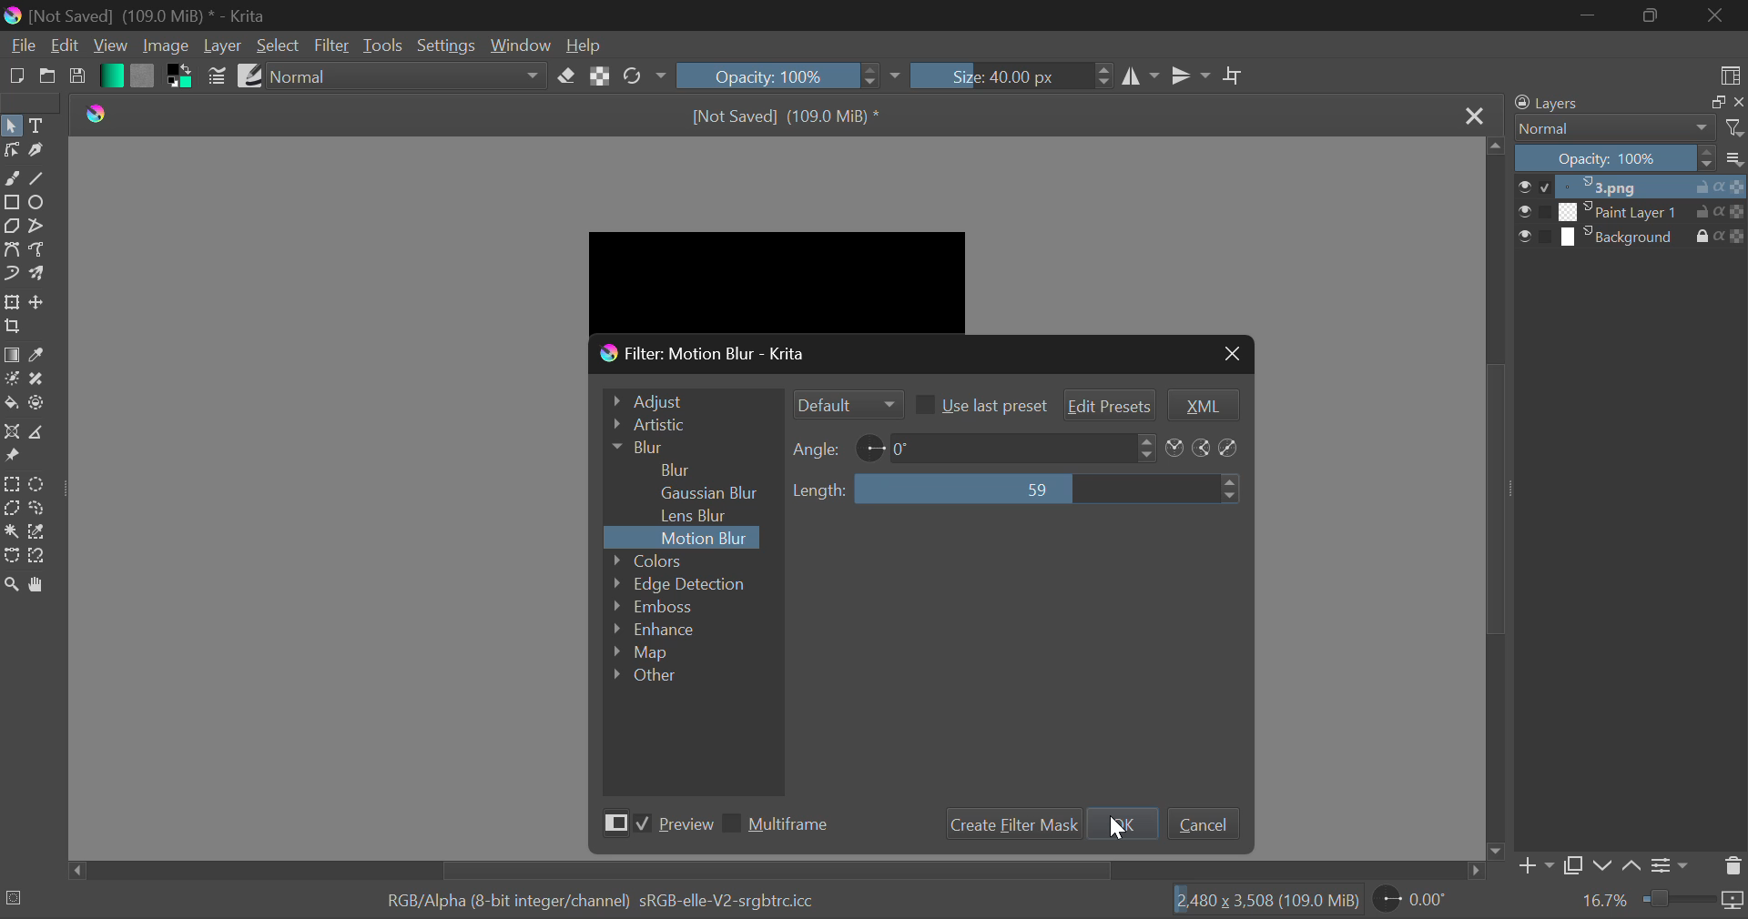 The width and height of the screenshot is (1748, 919). What do you see at coordinates (646, 674) in the screenshot?
I see `Other` at bounding box center [646, 674].